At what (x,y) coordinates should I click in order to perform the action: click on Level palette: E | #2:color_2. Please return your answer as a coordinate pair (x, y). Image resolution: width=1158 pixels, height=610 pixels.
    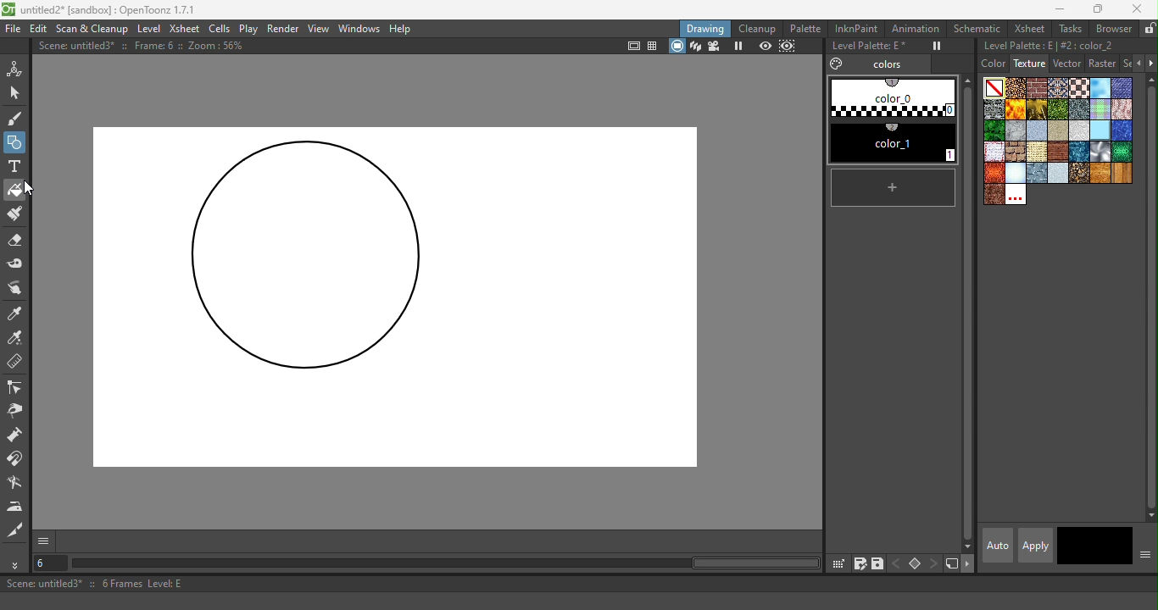
    Looking at the image, I should click on (1066, 46).